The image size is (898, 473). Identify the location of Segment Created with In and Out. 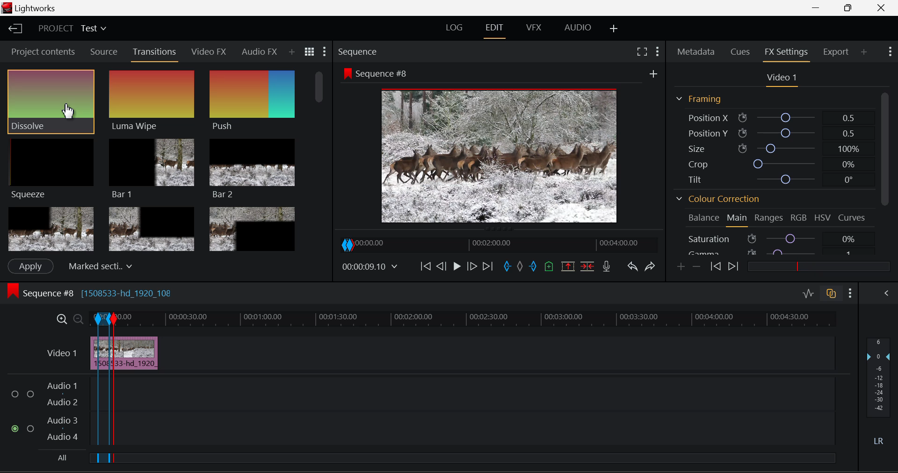
(103, 389).